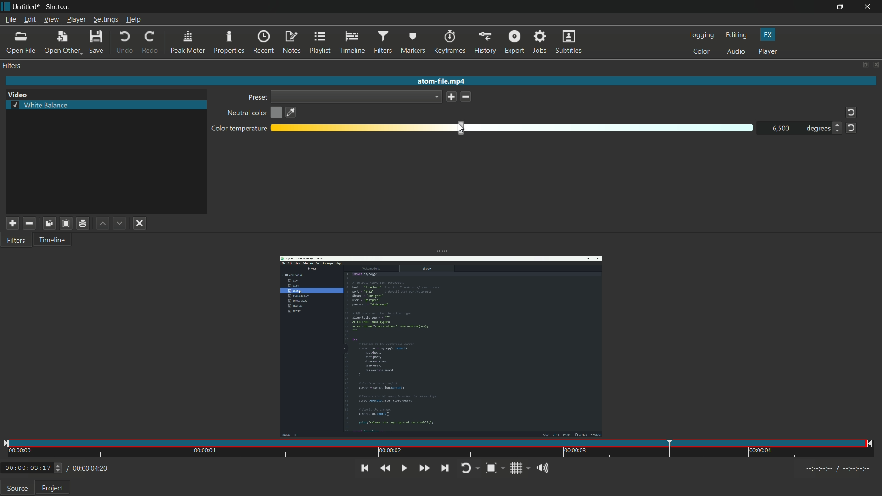 This screenshot has width=882, height=496. What do you see at coordinates (102, 224) in the screenshot?
I see `move filter up` at bounding box center [102, 224].